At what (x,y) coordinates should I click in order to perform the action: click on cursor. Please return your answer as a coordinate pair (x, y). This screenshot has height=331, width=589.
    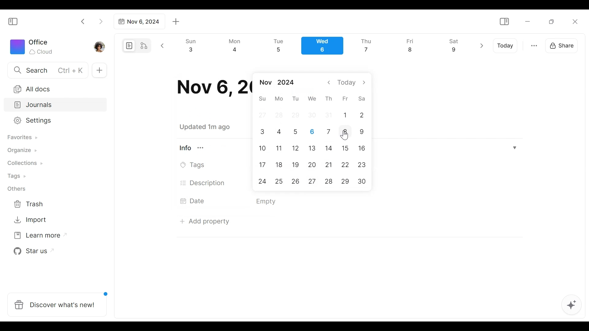
    Looking at the image, I should click on (346, 135).